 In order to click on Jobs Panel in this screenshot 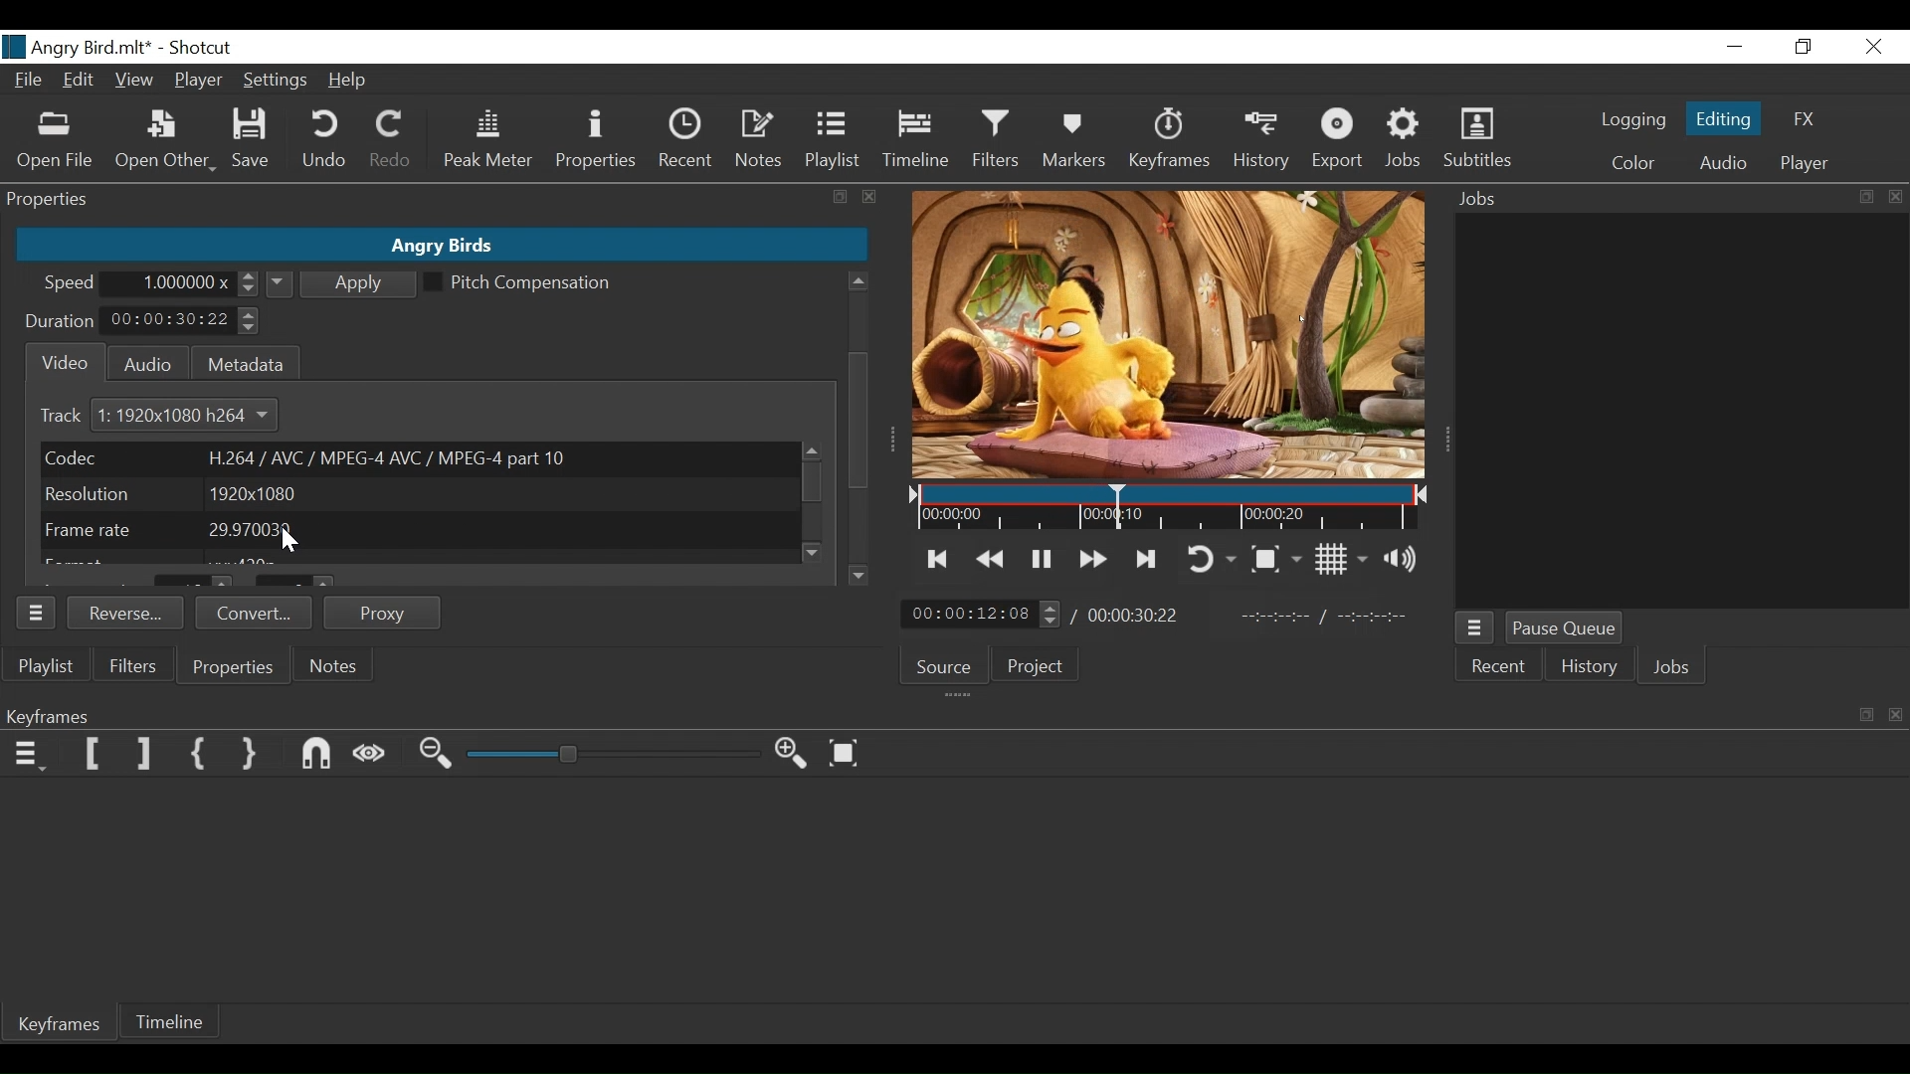, I will do `click(1685, 412)`.